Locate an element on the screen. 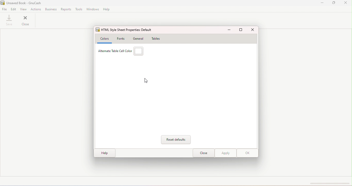  Maximize is located at coordinates (242, 30).